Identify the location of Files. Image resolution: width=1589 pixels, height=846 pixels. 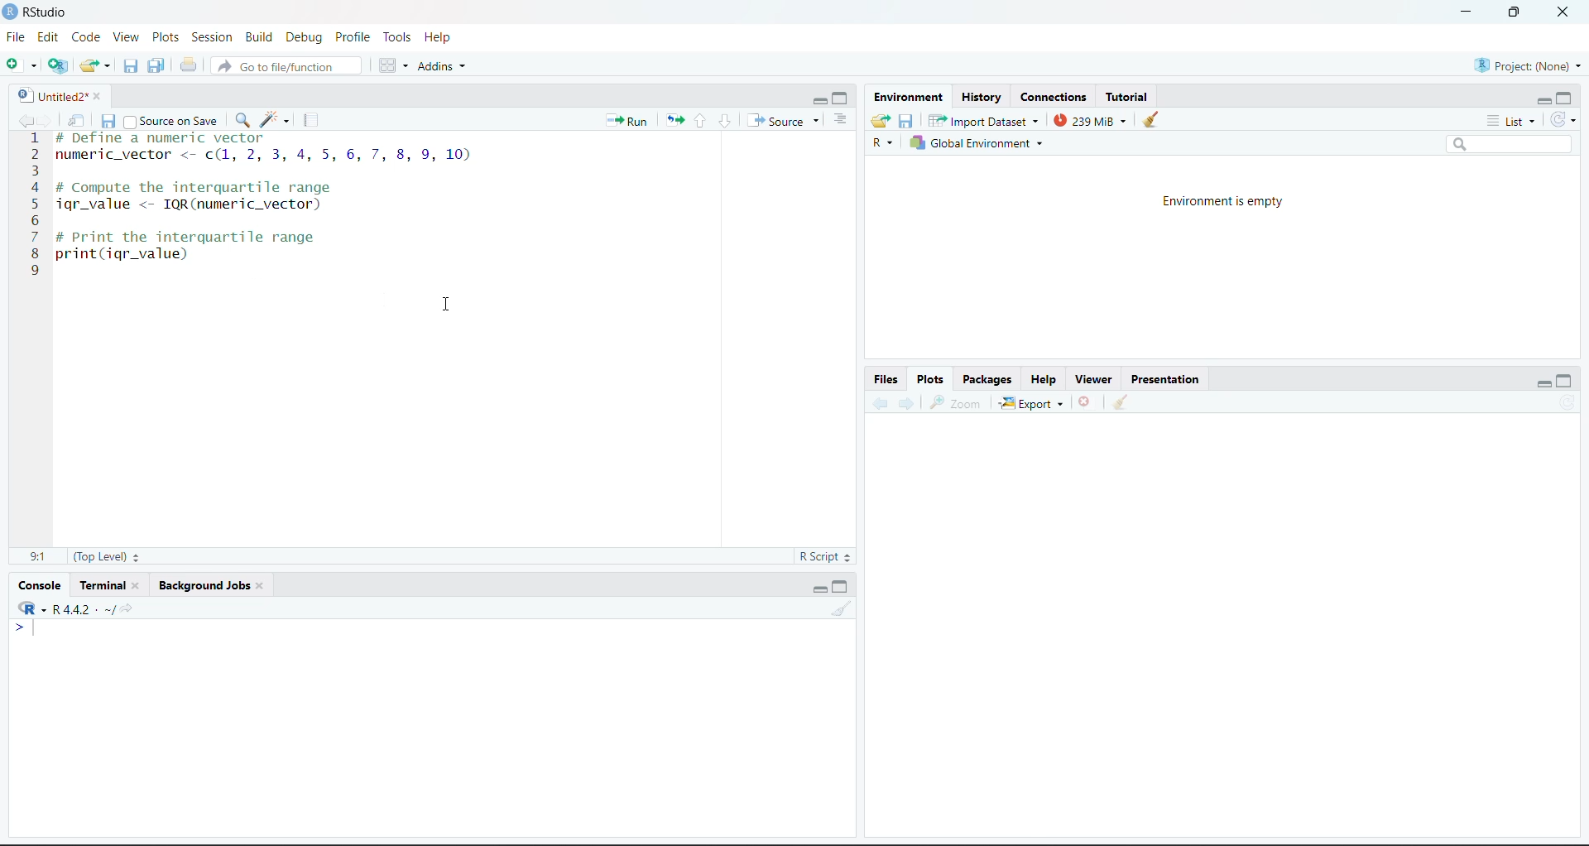
(886, 377).